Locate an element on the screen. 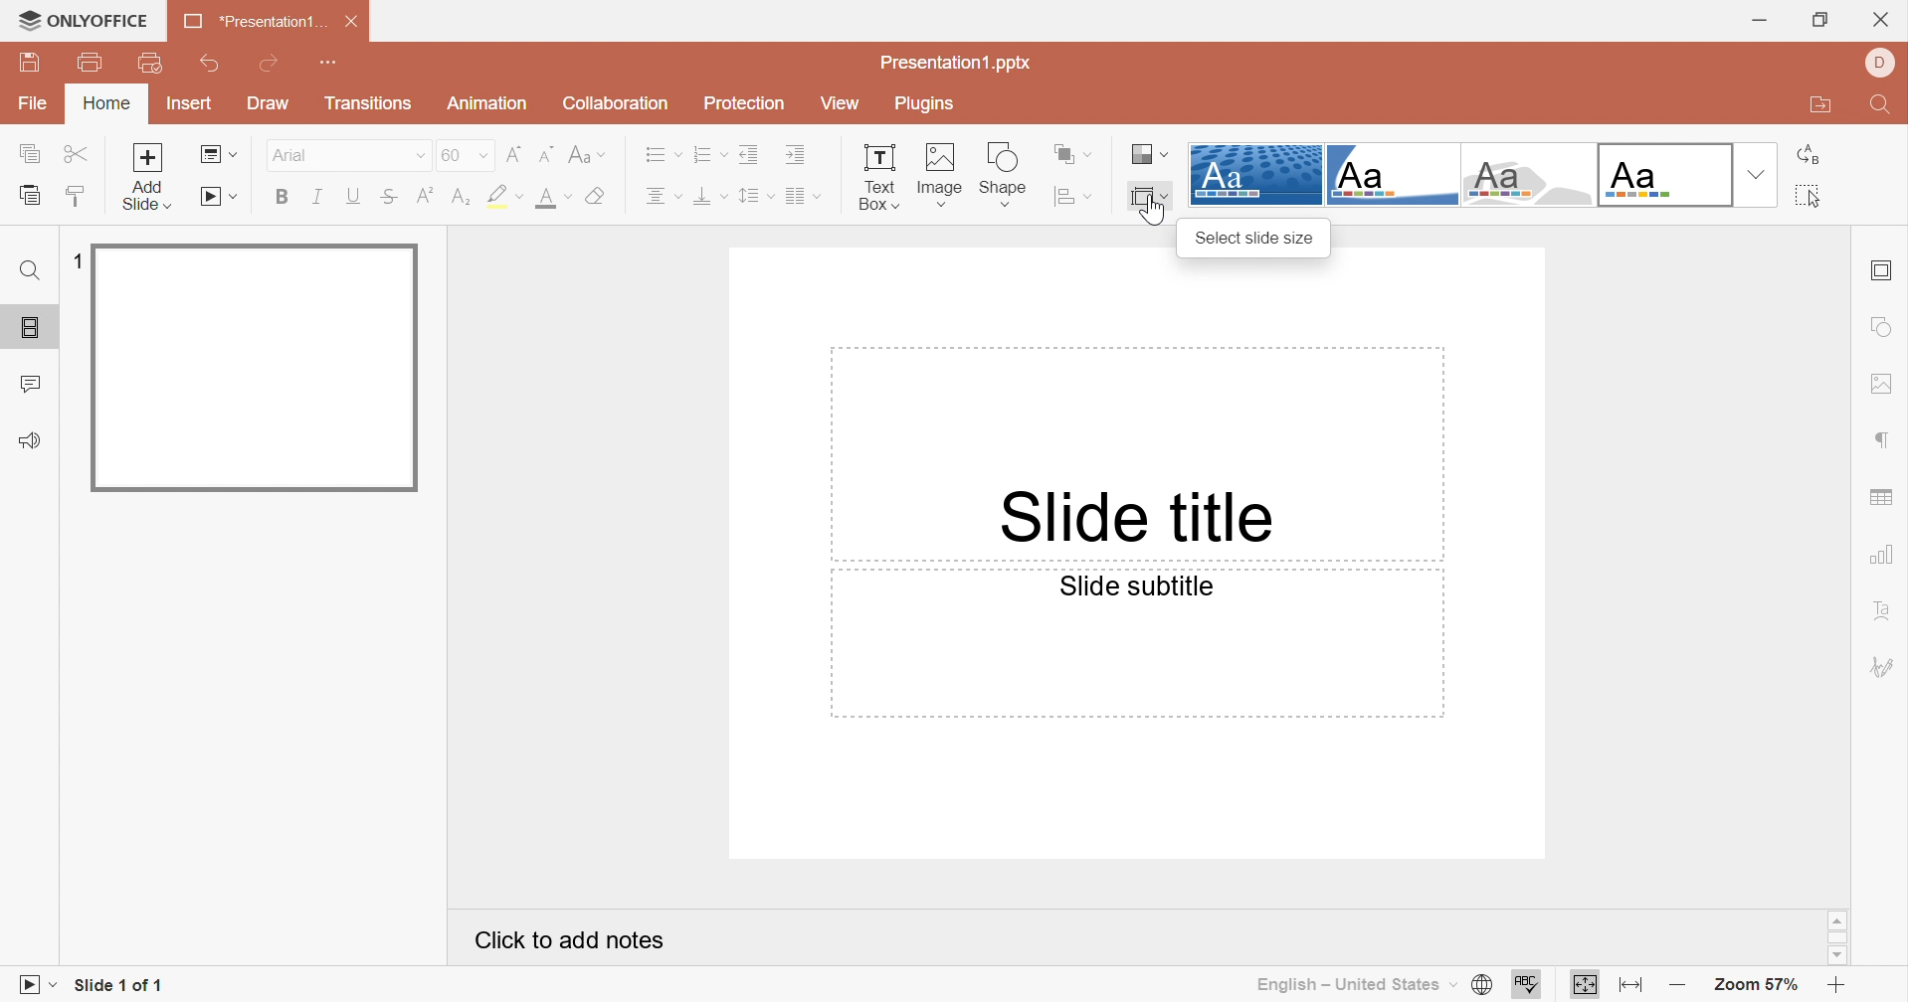 The image size is (1908, 1002). Find is located at coordinates (31, 271).